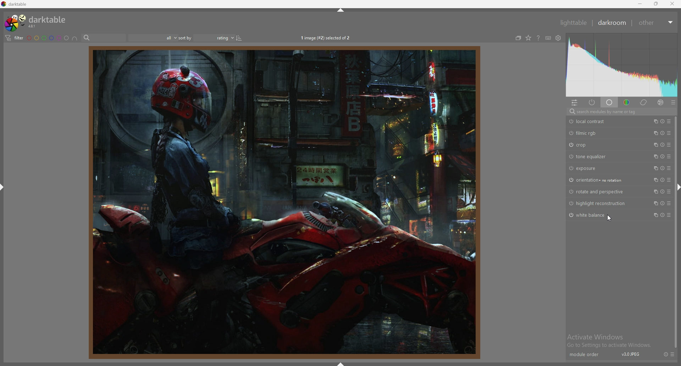 The width and height of the screenshot is (681, 366). What do you see at coordinates (16, 4) in the screenshot?
I see `darktable` at bounding box center [16, 4].